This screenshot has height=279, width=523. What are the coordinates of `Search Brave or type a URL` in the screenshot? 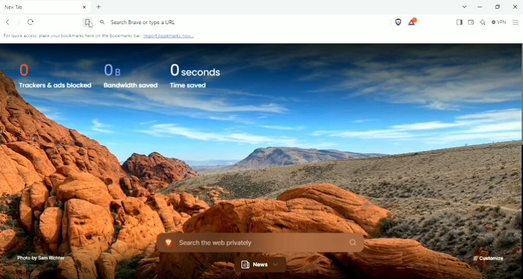 It's located at (139, 23).